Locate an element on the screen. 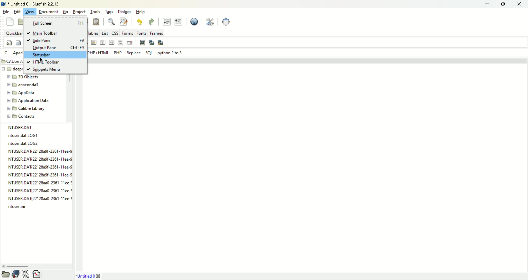 Image resolution: width=528 pixels, height=280 pixels. editor is located at coordinates (307, 165).